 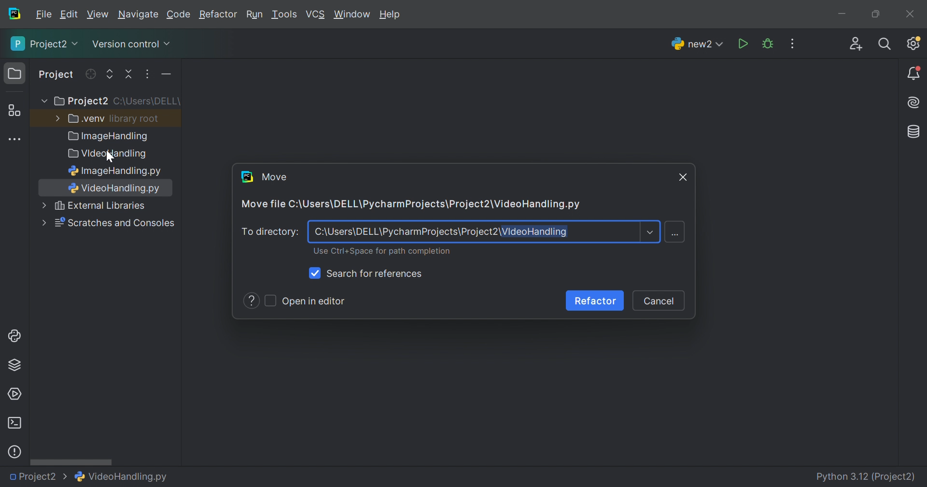 What do you see at coordinates (109, 137) in the screenshot?
I see `Image Handling` at bounding box center [109, 137].